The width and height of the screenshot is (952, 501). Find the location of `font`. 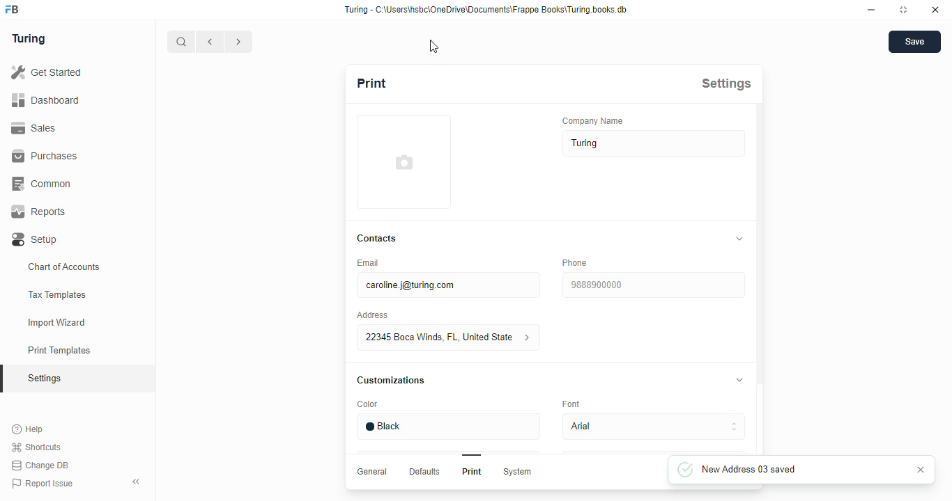

font is located at coordinates (571, 404).